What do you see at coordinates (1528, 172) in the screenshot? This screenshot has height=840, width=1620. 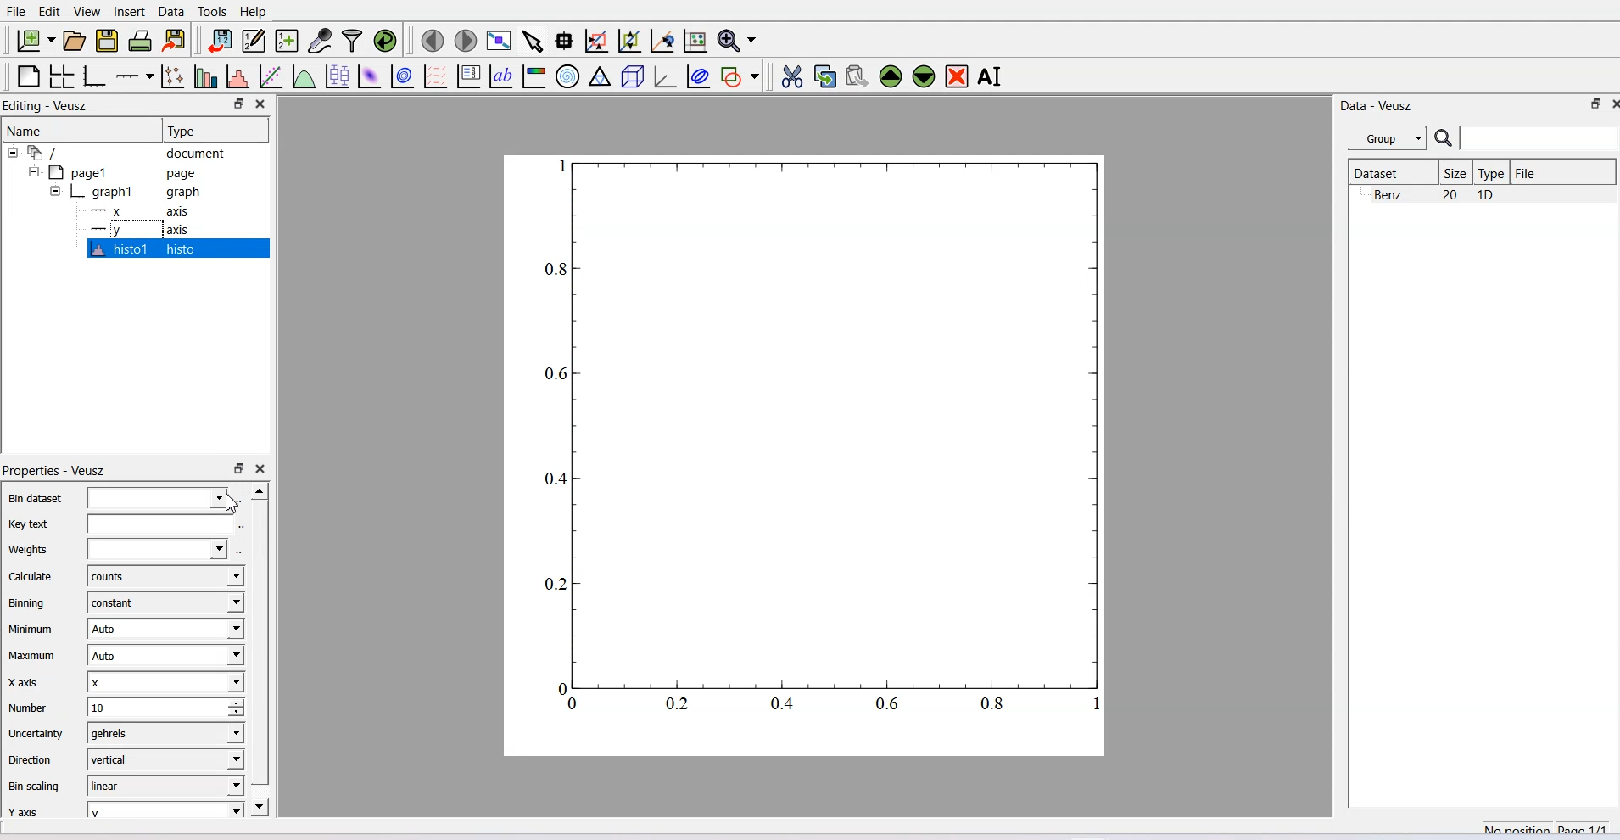 I see `File` at bounding box center [1528, 172].